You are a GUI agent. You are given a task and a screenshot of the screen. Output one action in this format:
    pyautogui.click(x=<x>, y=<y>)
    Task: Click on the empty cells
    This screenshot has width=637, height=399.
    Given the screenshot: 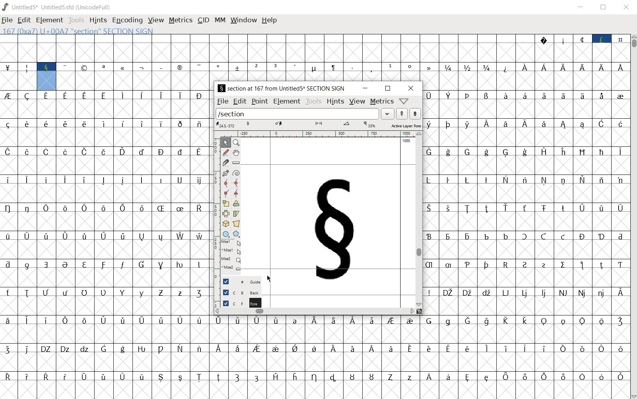 What is the action you would take?
    pyautogui.click(x=526, y=277)
    